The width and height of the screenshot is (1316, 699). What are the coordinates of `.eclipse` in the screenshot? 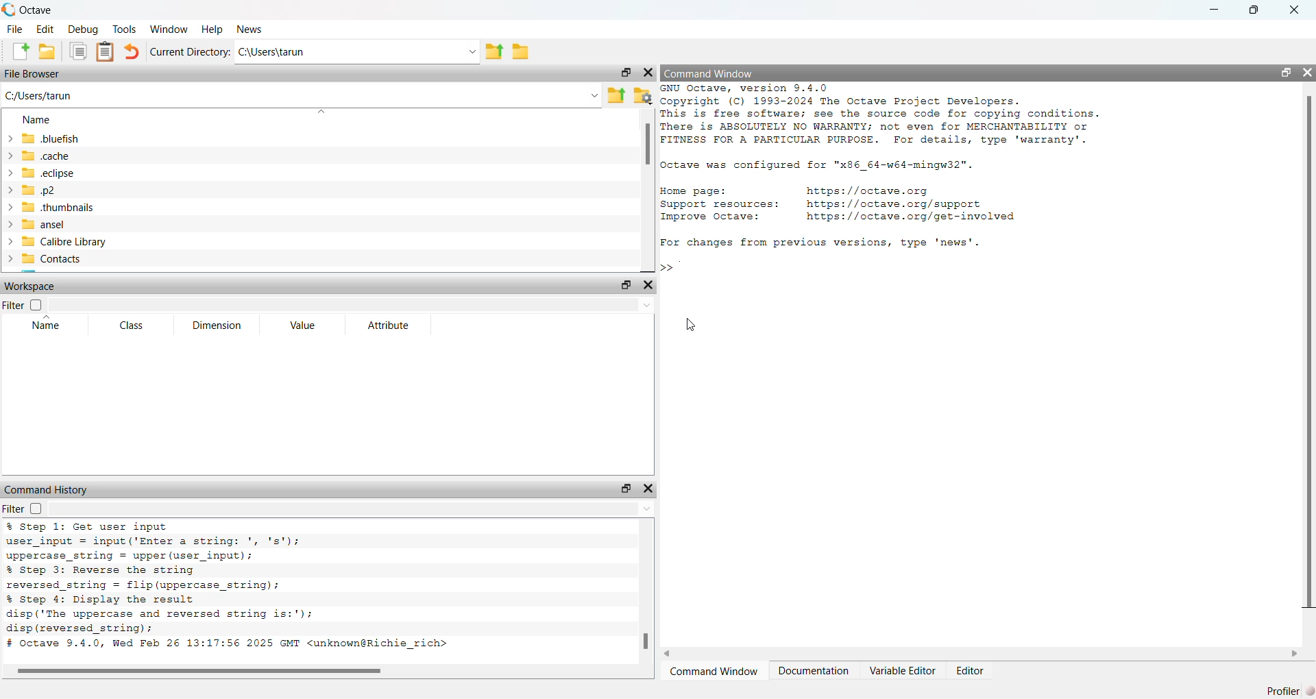 It's located at (78, 174).